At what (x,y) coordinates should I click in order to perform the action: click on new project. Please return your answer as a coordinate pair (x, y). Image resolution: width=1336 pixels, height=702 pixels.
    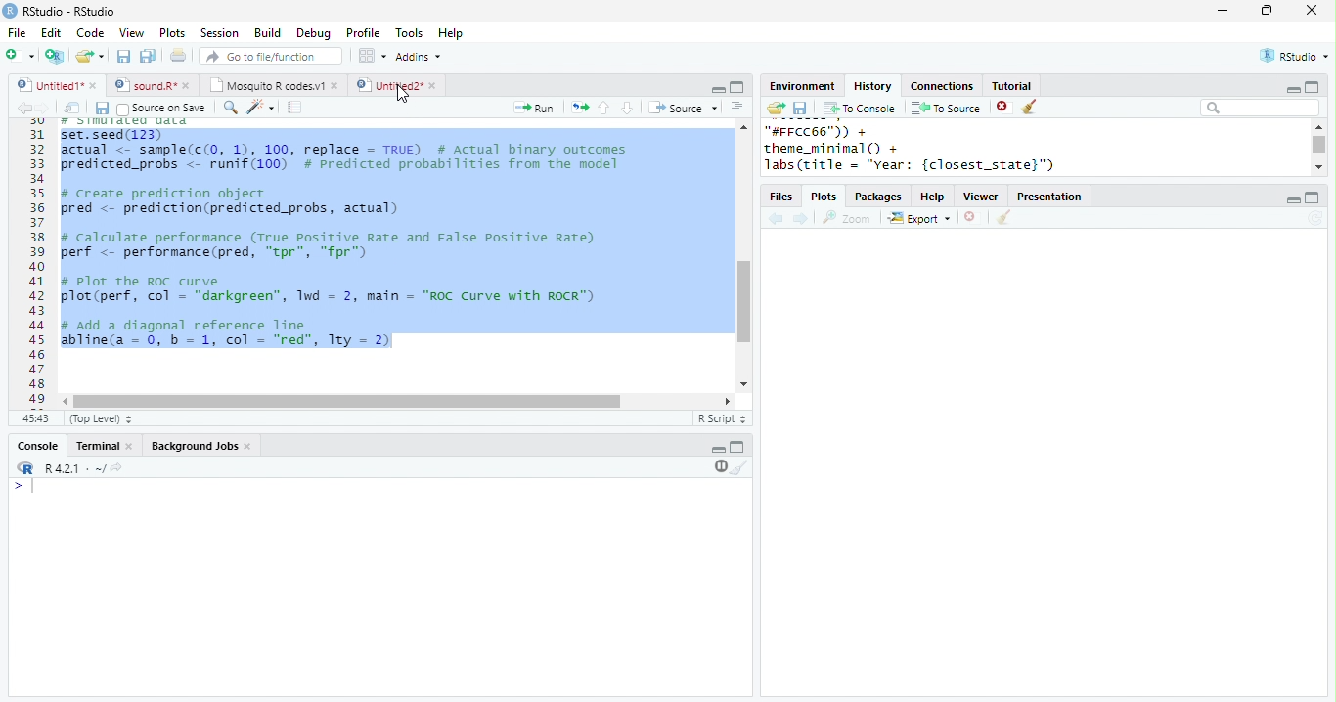
    Looking at the image, I should click on (56, 56).